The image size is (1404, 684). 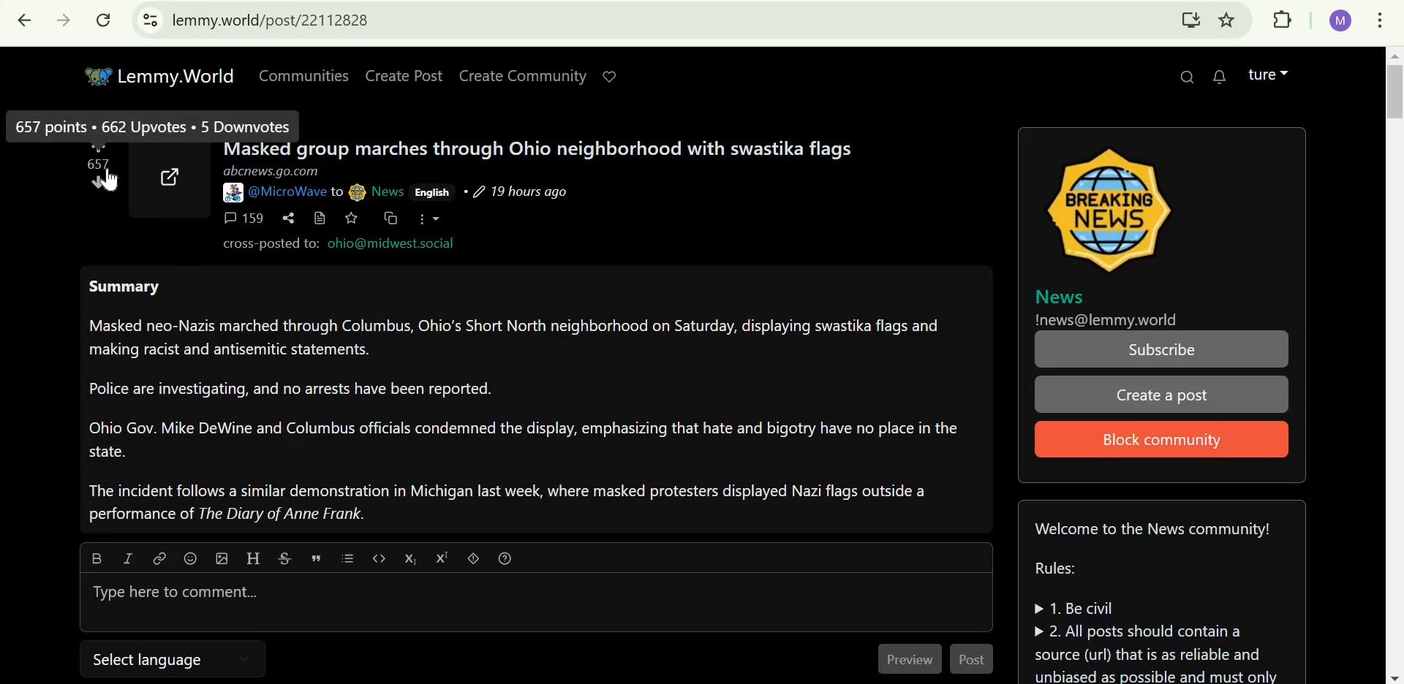 I want to click on 0 unread messages, so click(x=1220, y=77).